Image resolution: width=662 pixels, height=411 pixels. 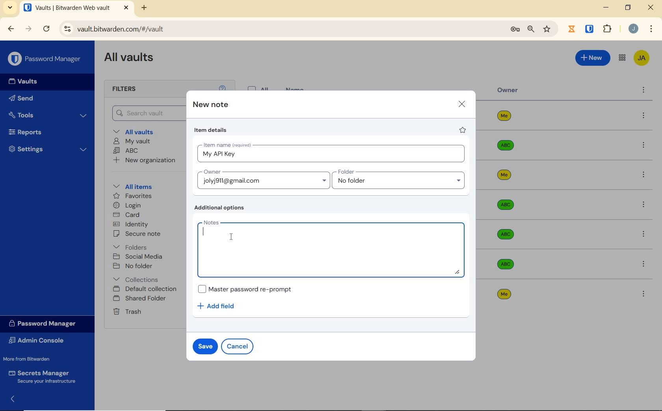 What do you see at coordinates (132, 224) in the screenshot?
I see `identity` at bounding box center [132, 224].